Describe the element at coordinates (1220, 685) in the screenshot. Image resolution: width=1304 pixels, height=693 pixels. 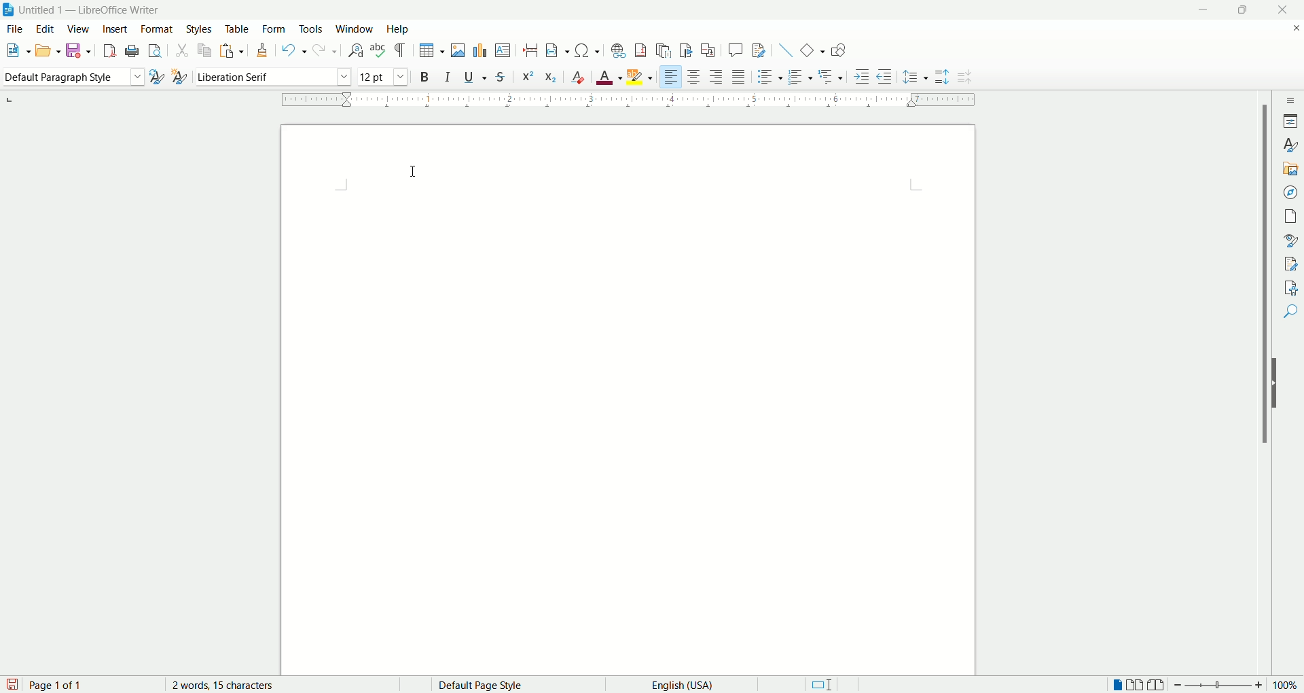
I see `zoom bar` at that location.